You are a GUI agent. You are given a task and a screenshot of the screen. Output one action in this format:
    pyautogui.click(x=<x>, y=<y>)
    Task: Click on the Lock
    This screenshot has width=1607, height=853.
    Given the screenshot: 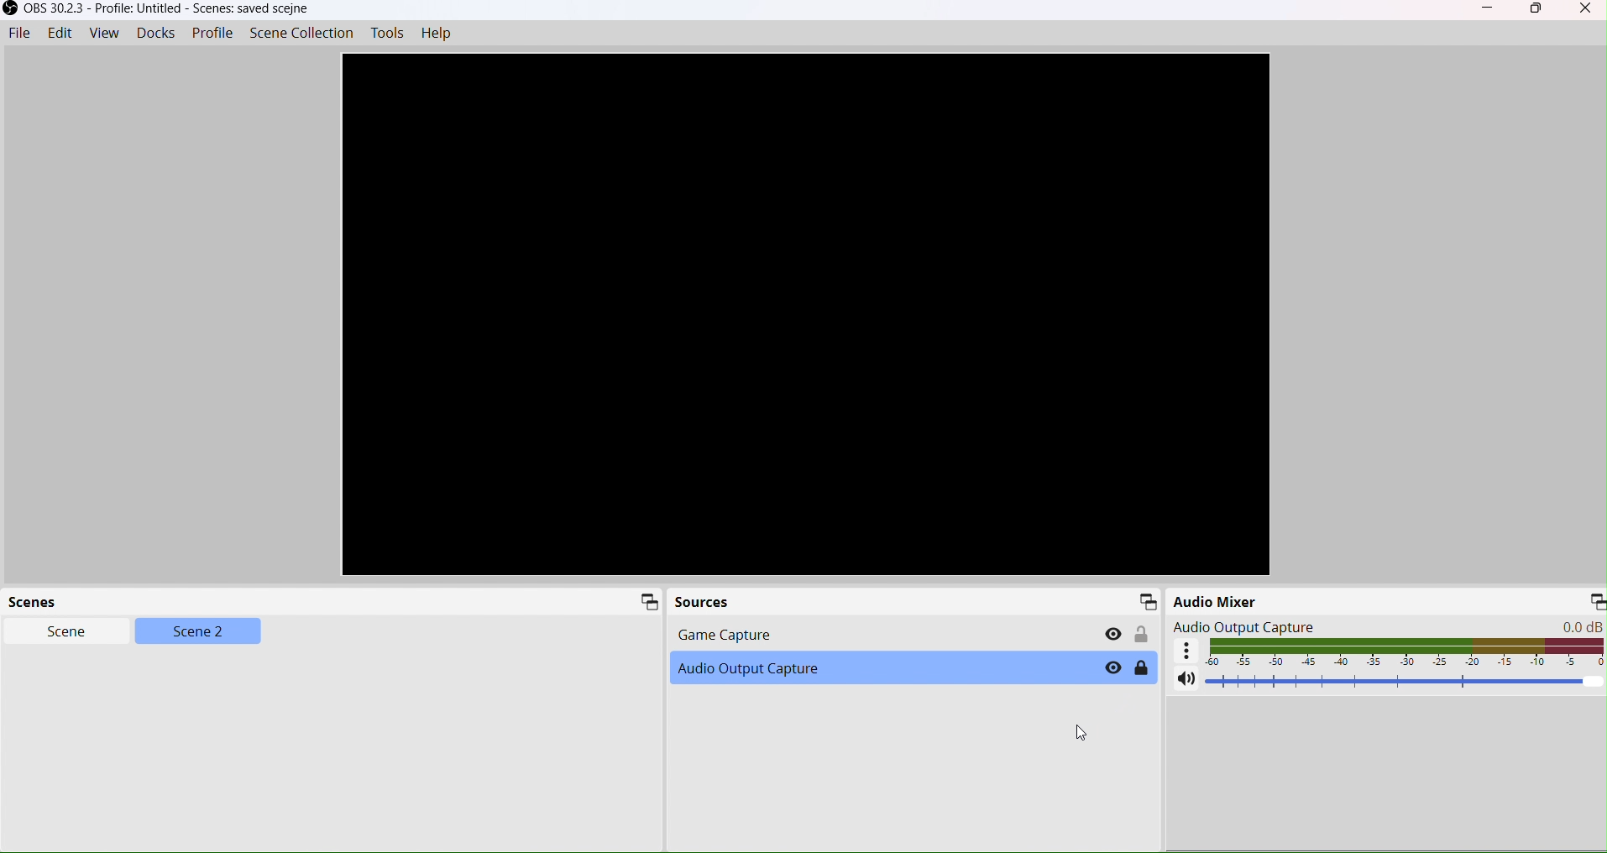 What is the action you would take?
    pyautogui.click(x=1144, y=668)
    